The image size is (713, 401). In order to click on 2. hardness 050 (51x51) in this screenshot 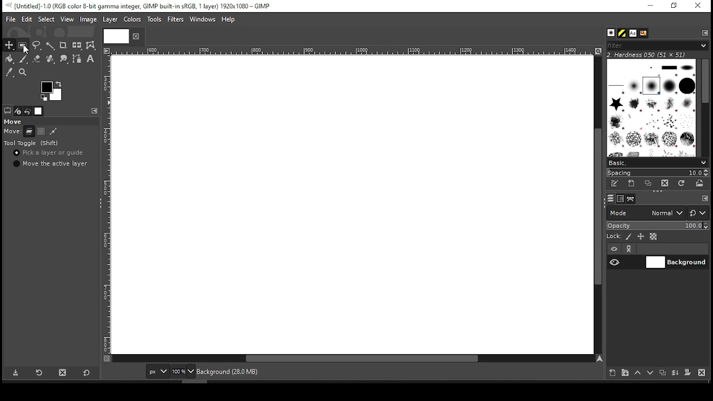, I will do `click(649, 55)`.